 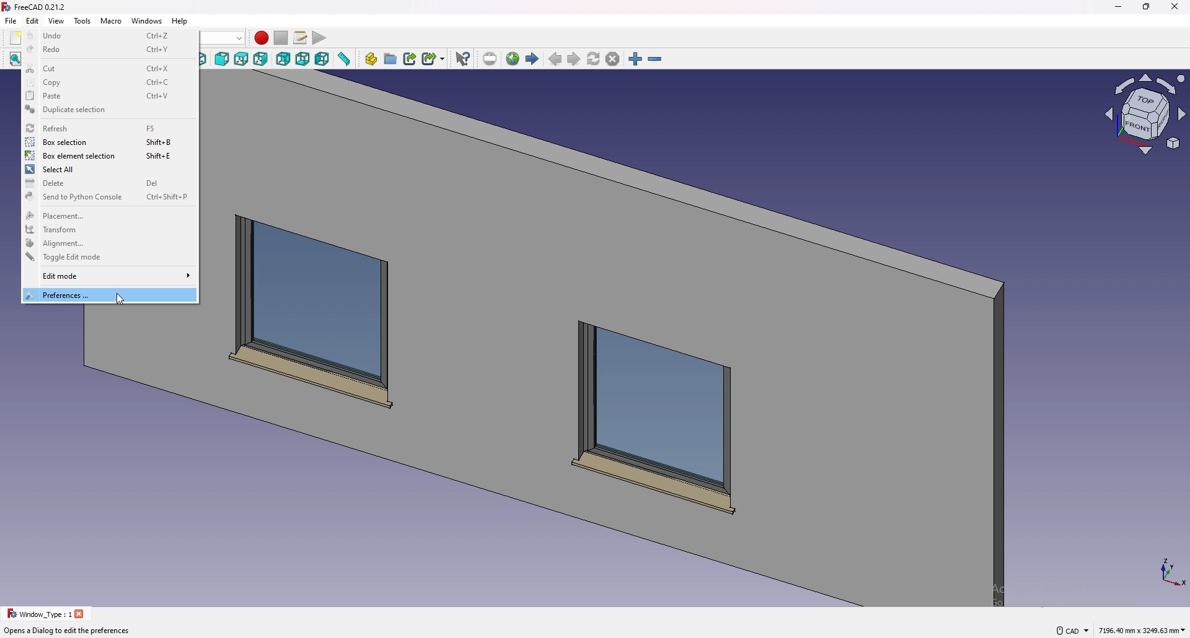 I want to click on copy  Ctrl+C, so click(x=109, y=82).